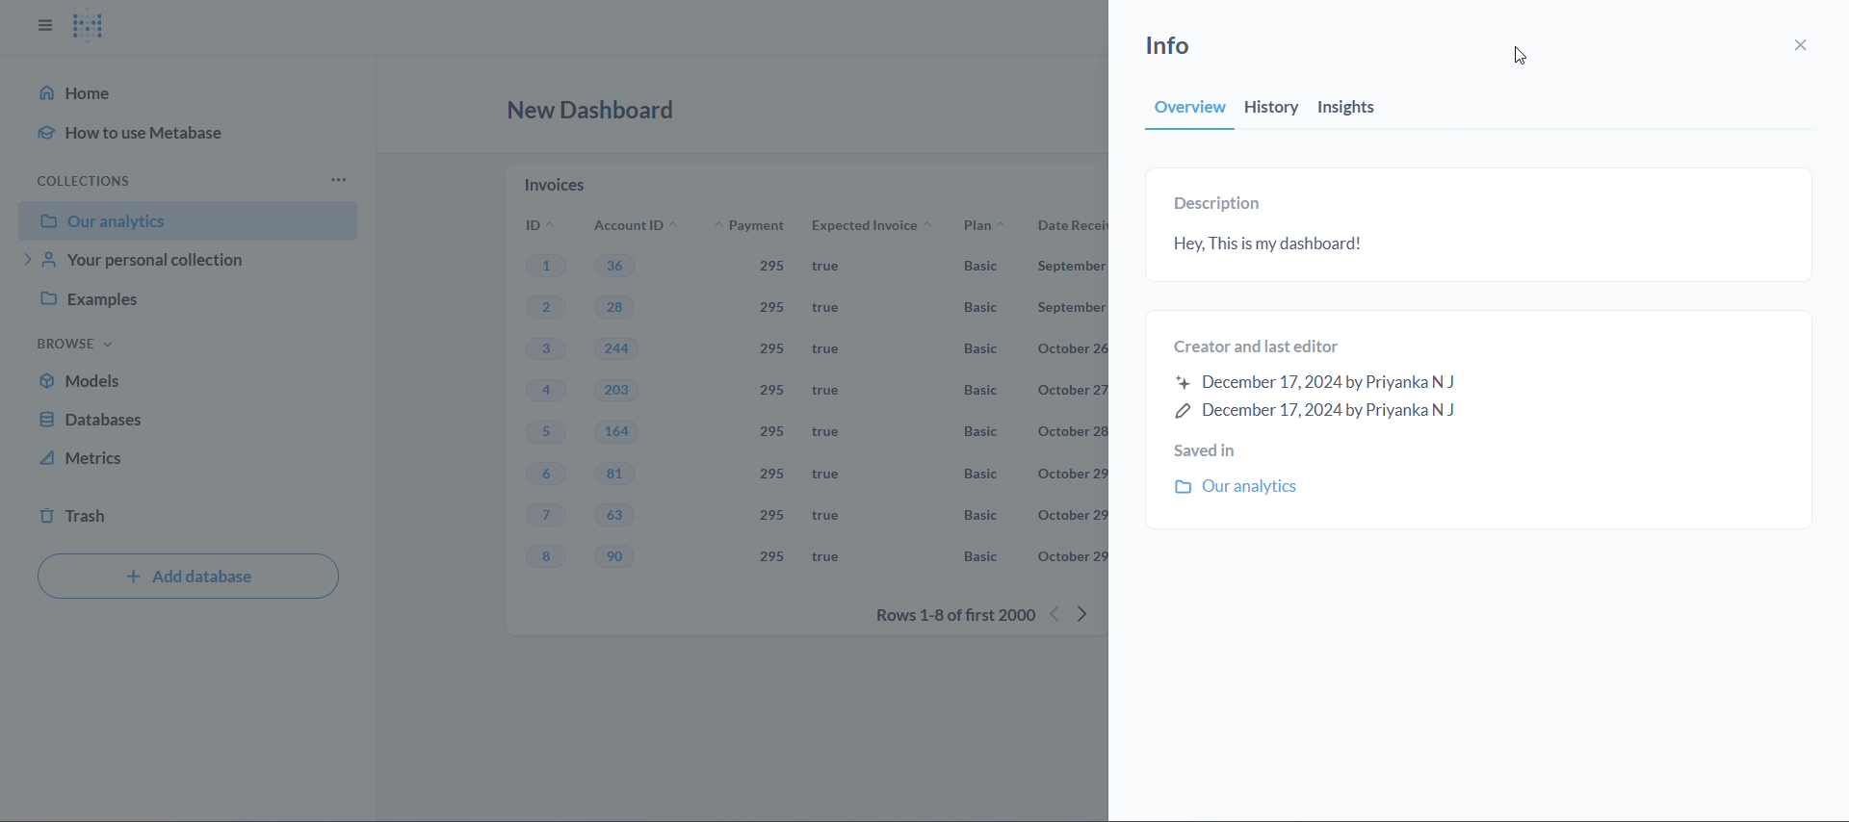 Image resolution: width=1849 pixels, height=822 pixels. Describe the element at coordinates (1056, 613) in the screenshot. I see `previous rows` at that location.